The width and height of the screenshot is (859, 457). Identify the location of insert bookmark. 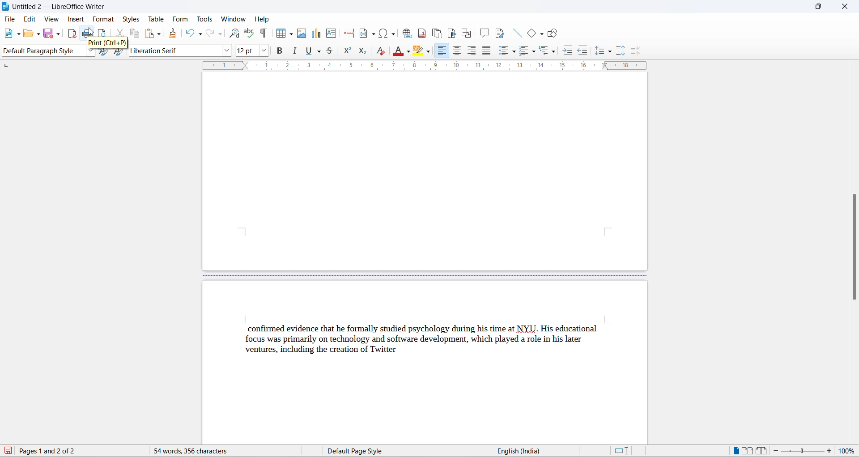
(452, 33).